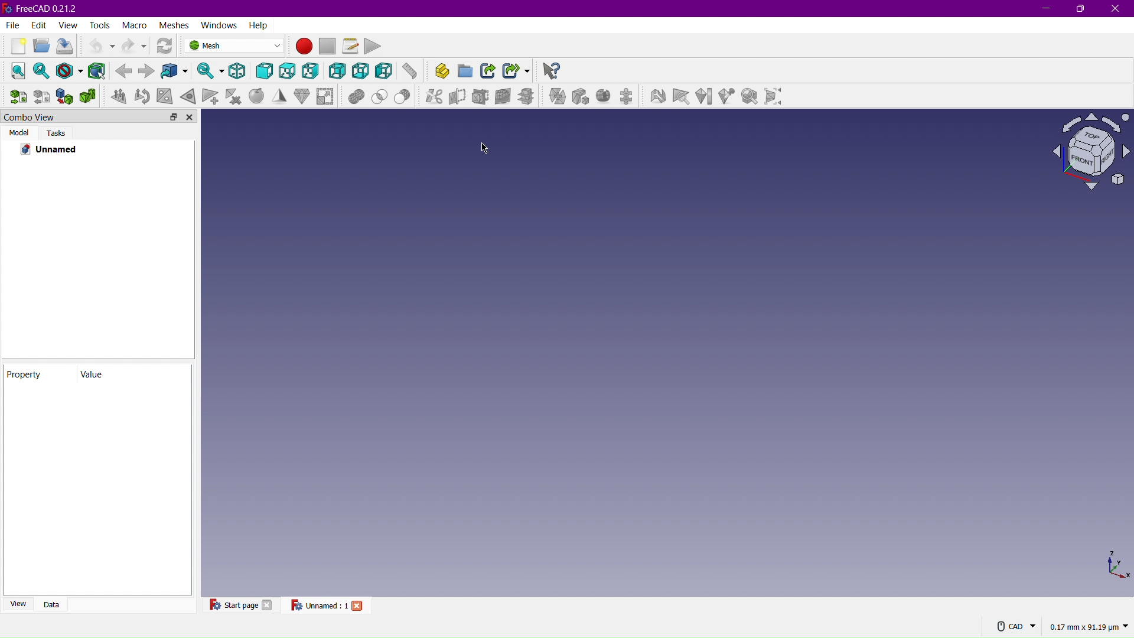 This screenshot has width=1134, height=638. Describe the element at coordinates (15, 603) in the screenshot. I see `View` at that location.